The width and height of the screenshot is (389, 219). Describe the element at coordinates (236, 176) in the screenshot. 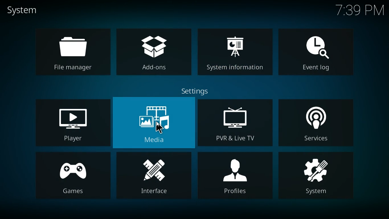

I see `profiles` at that location.